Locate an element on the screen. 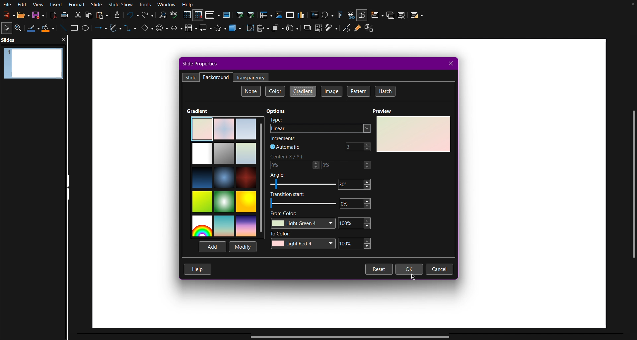  Linear is located at coordinates (320, 128).